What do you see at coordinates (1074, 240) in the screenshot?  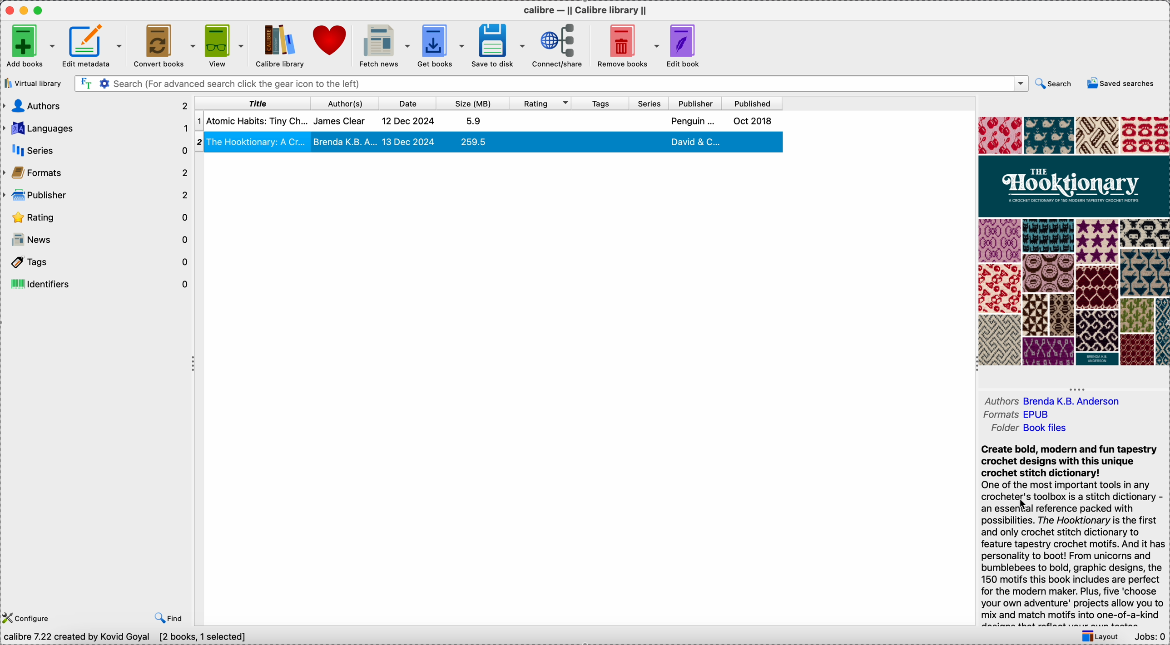 I see `book cover preview` at bounding box center [1074, 240].